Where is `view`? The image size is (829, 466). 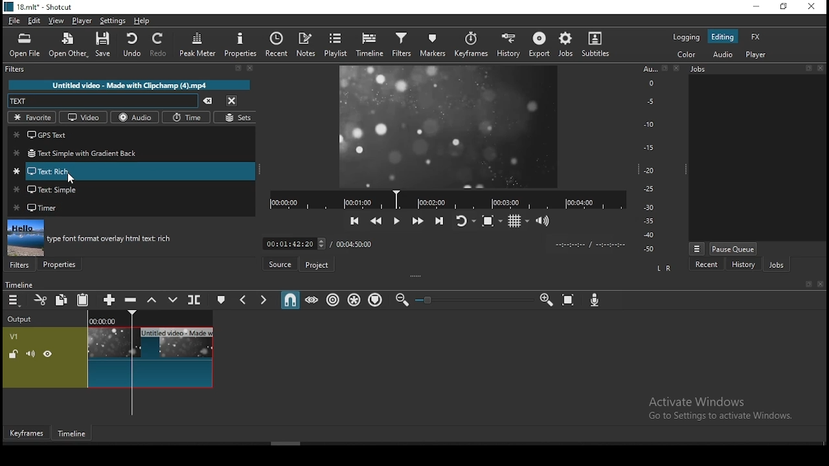
view is located at coordinates (56, 21).